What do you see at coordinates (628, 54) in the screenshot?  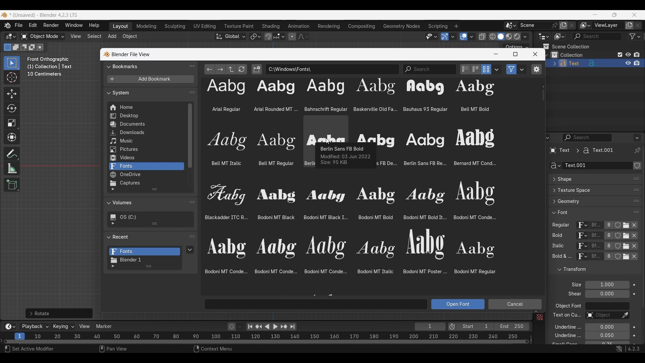 I see `Hide in viewport` at bounding box center [628, 54].